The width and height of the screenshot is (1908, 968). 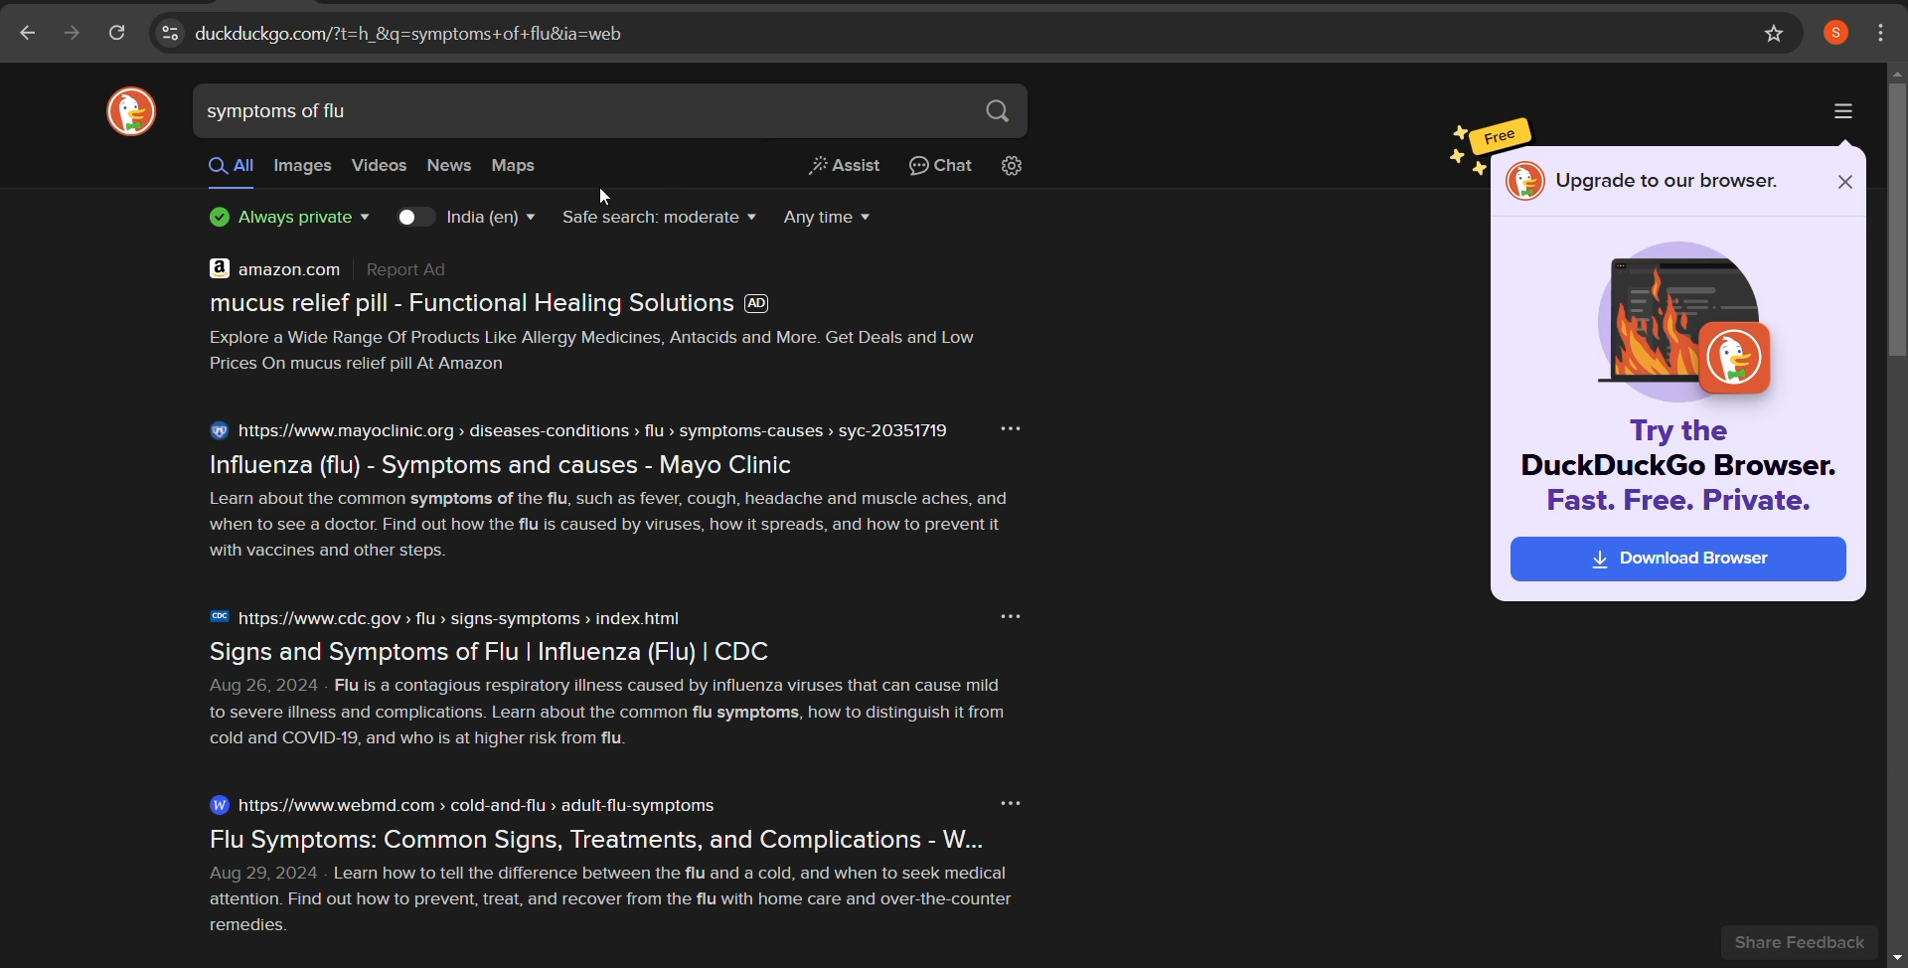 What do you see at coordinates (1691, 310) in the screenshot?
I see `download browser popup` at bounding box center [1691, 310].